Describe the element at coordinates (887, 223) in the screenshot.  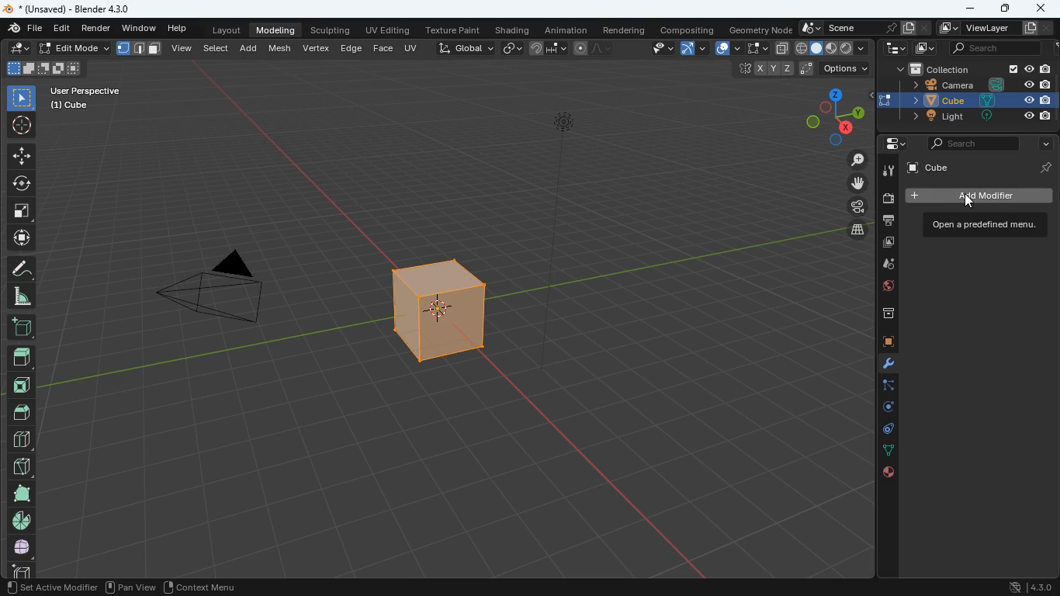
I see `print` at that location.